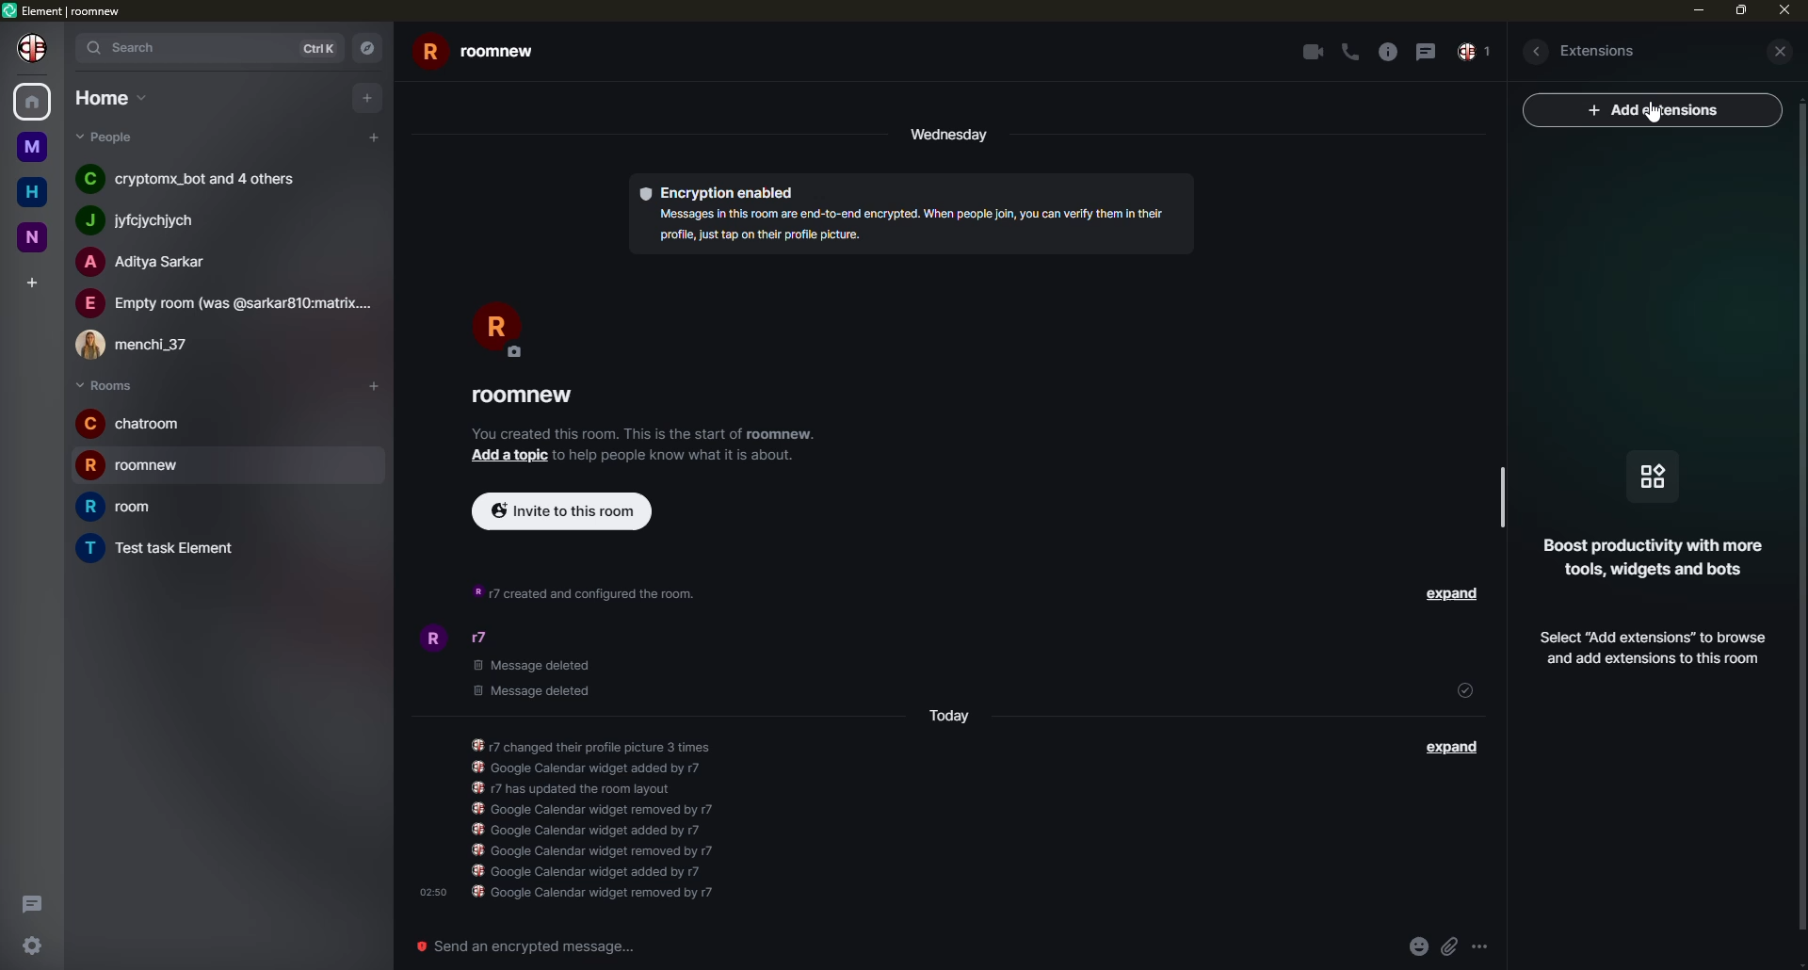 Image resolution: width=1808 pixels, height=970 pixels. What do you see at coordinates (678, 458) in the screenshot?
I see `info` at bounding box center [678, 458].